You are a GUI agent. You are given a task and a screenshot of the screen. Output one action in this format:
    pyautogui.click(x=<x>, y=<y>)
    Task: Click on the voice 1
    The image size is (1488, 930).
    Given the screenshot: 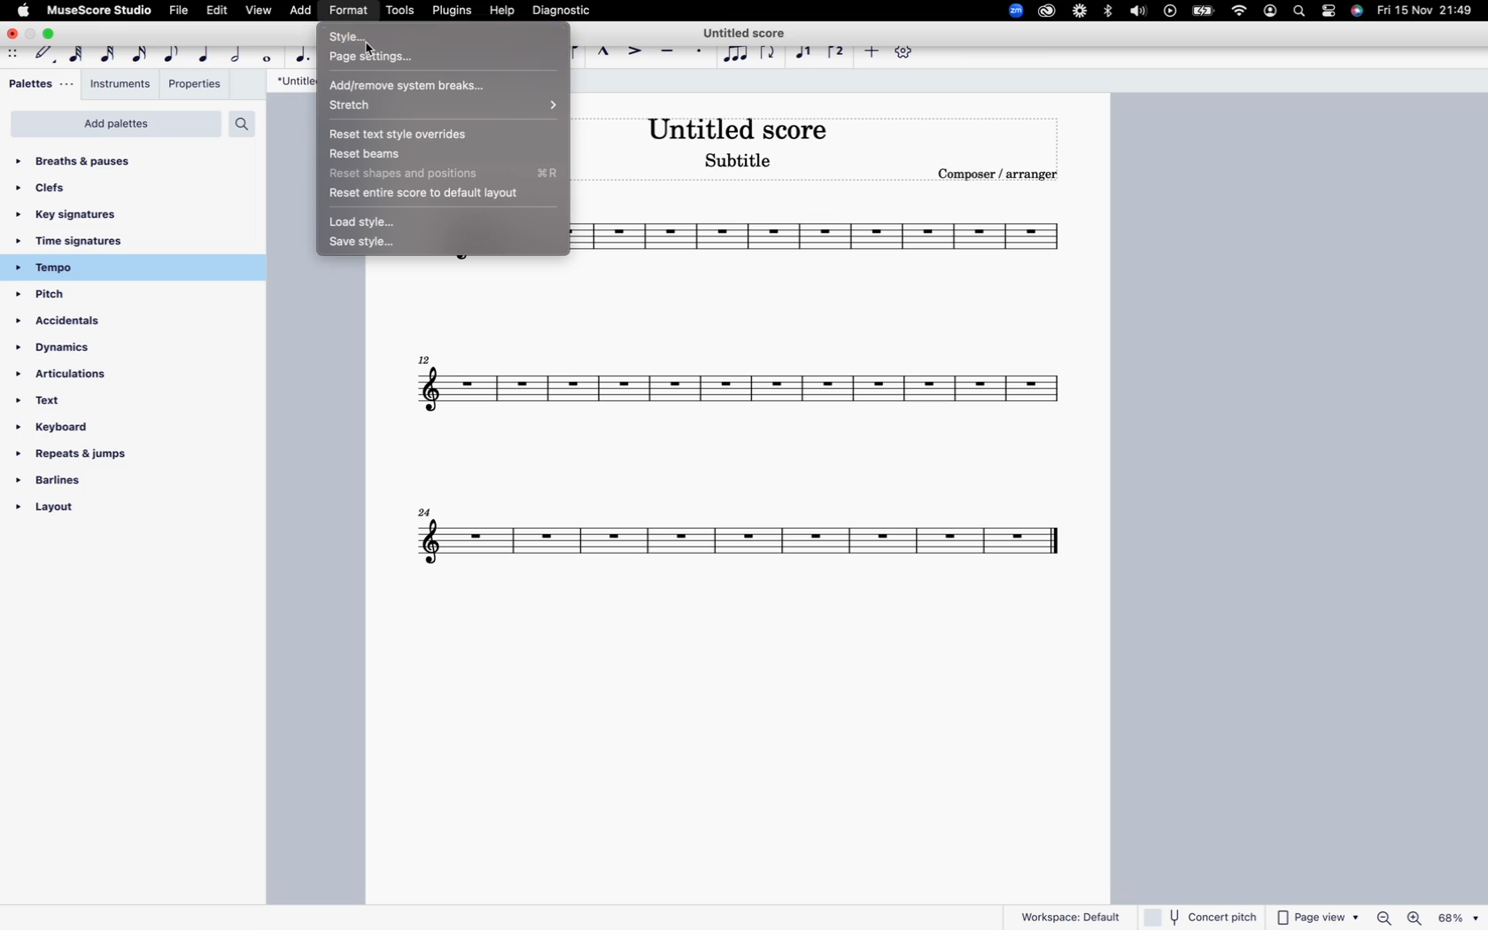 What is the action you would take?
    pyautogui.click(x=807, y=51)
    